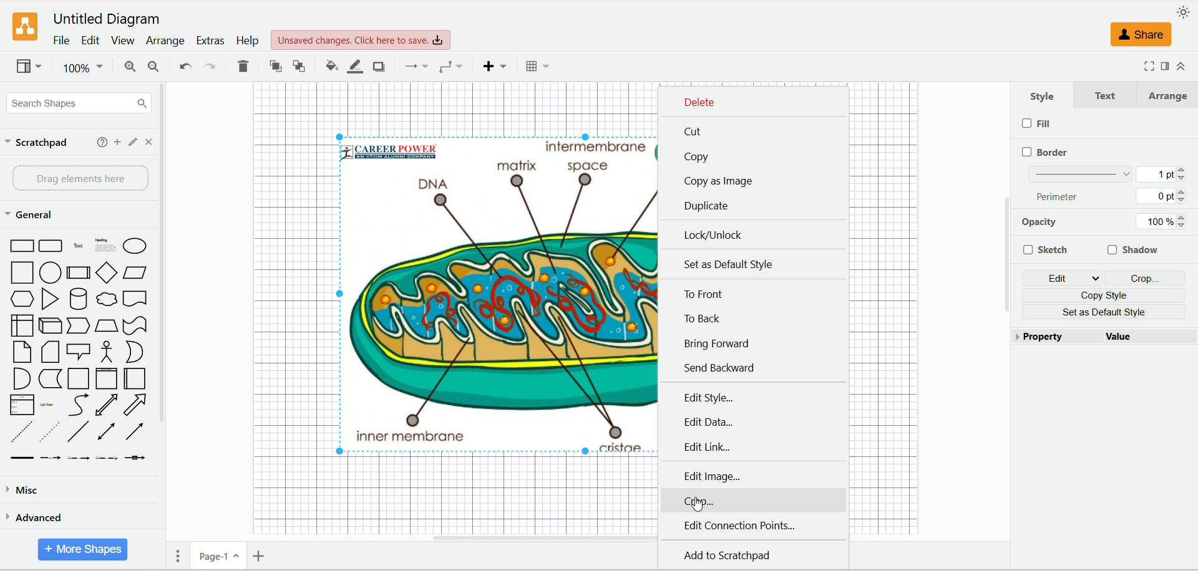 The image size is (1198, 571). What do you see at coordinates (1057, 338) in the screenshot?
I see `property` at bounding box center [1057, 338].